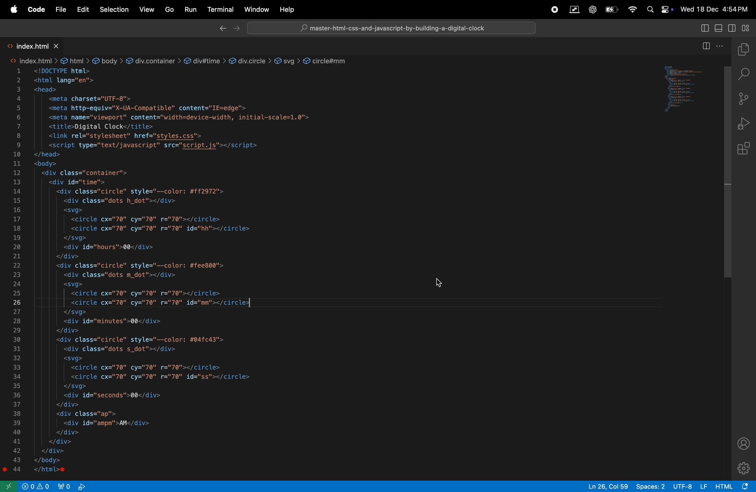 The height and width of the screenshot is (492, 756). I want to click on Control center, so click(667, 10).